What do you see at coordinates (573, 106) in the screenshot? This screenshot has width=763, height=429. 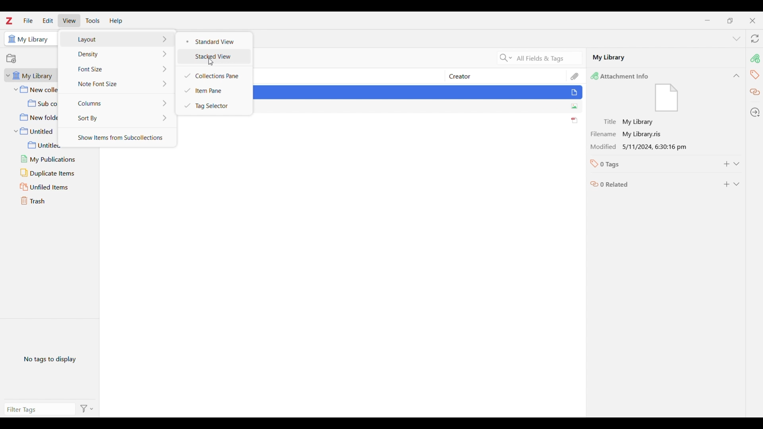 I see `image icon` at bounding box center [573, 106].